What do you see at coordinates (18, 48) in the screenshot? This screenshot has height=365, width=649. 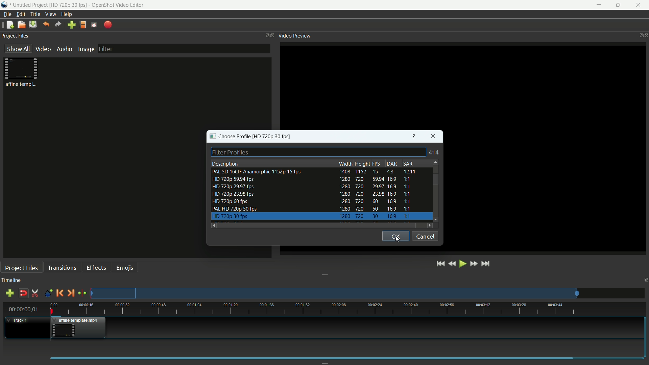 I see `show all` at bounding box center [18, 48].